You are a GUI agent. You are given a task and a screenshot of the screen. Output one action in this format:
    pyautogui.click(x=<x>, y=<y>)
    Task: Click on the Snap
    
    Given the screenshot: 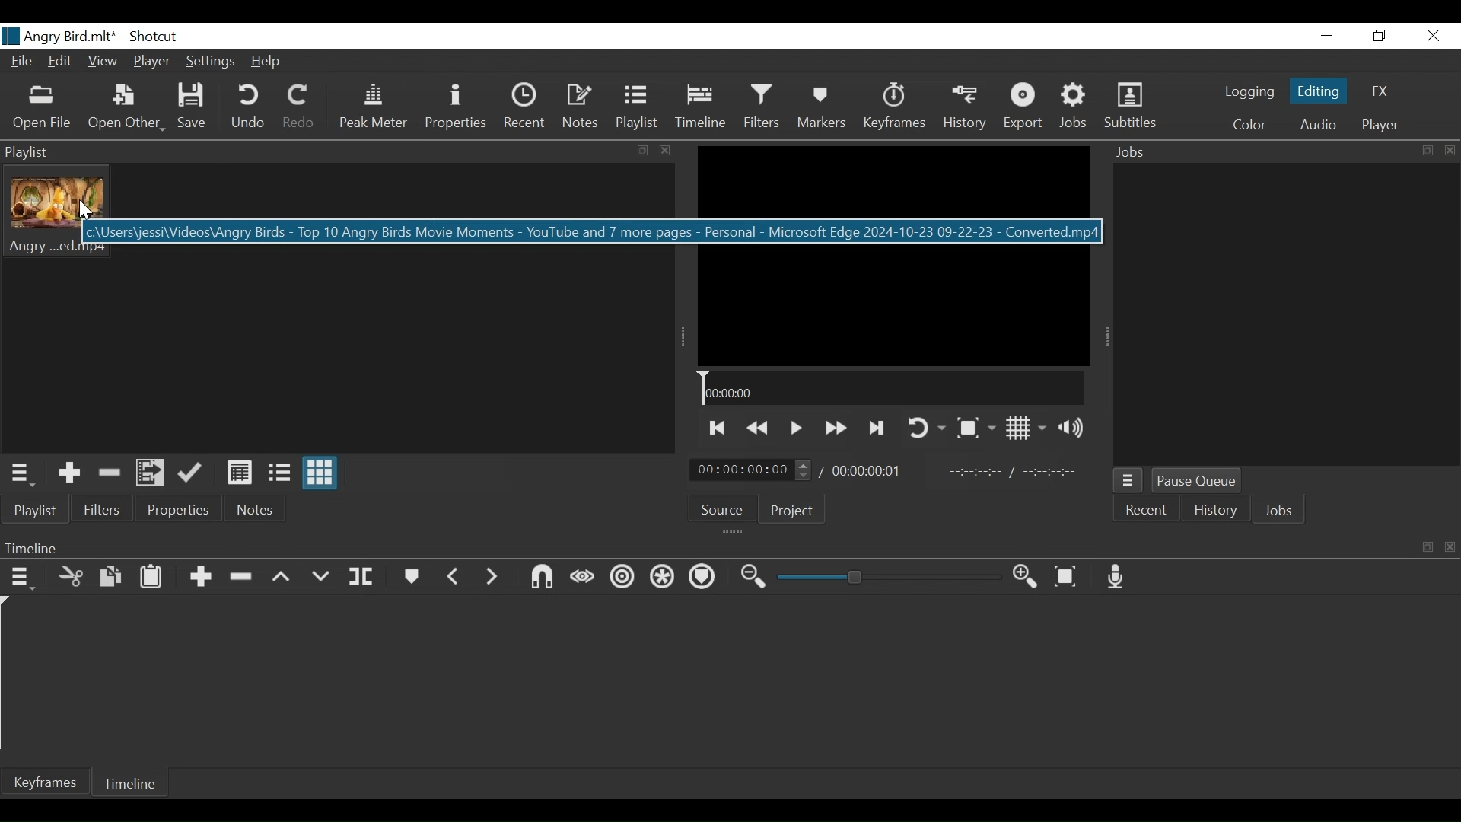 What is the action you would take?
    pyautogui.click(x=541, y=577)
    